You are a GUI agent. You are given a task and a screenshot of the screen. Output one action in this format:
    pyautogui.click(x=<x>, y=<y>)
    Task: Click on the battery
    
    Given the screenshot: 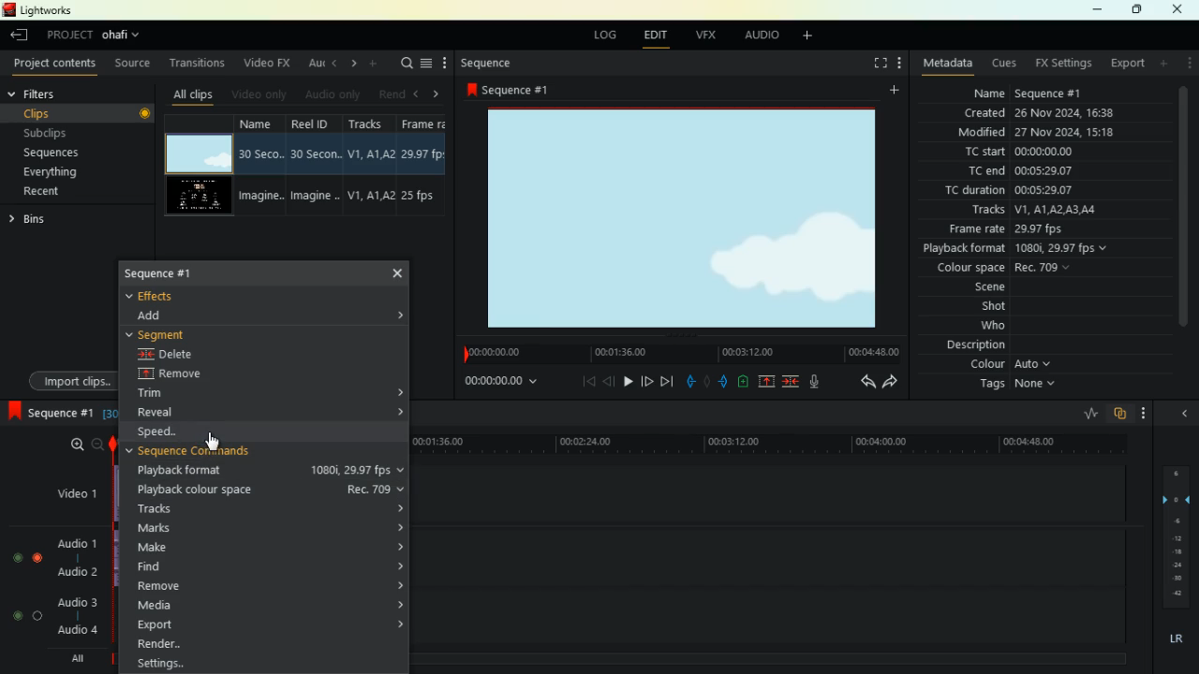 What is the action you would take?
    pyautogui.click(x=742, y=383)
    